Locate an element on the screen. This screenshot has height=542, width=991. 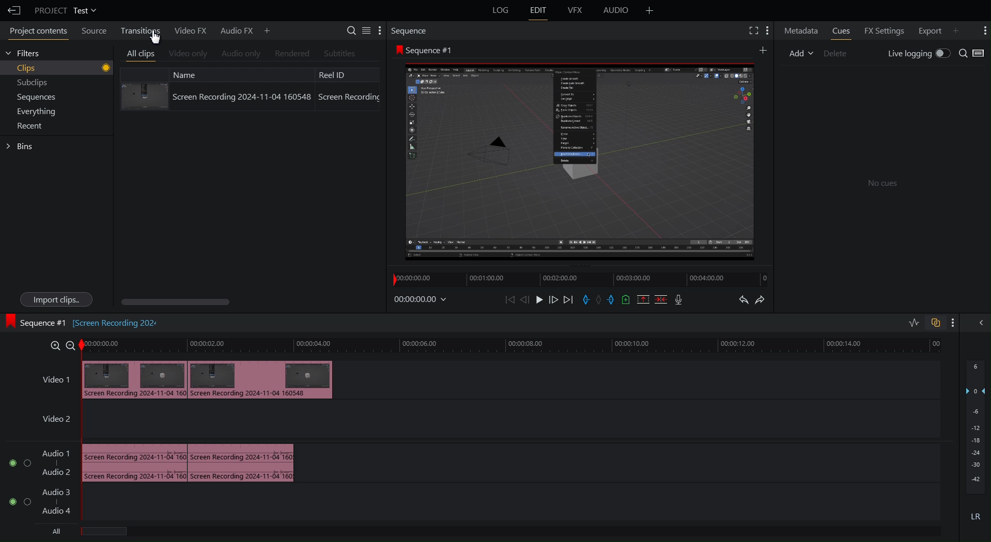
Add is located at coordinates (266, 29).